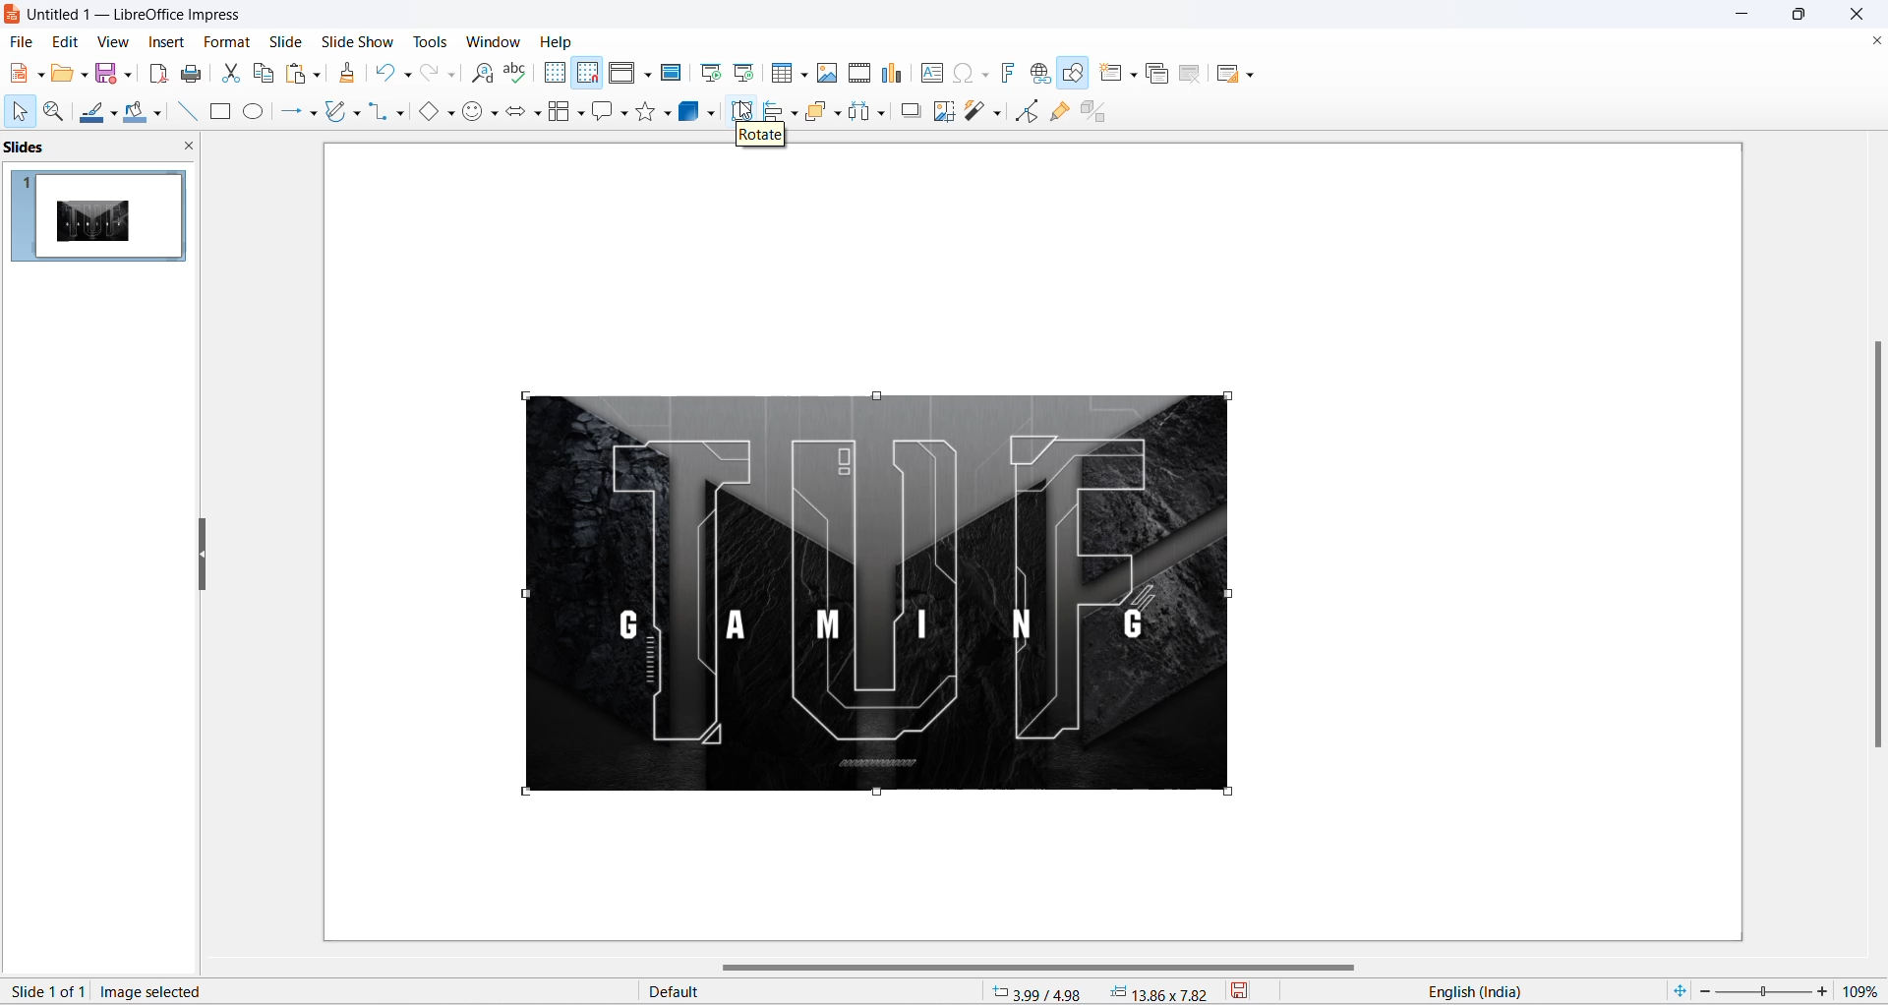  What do you see at coordinates (623, 74) in the screenshot?
I see `display view` at bounding box center [623, 74].